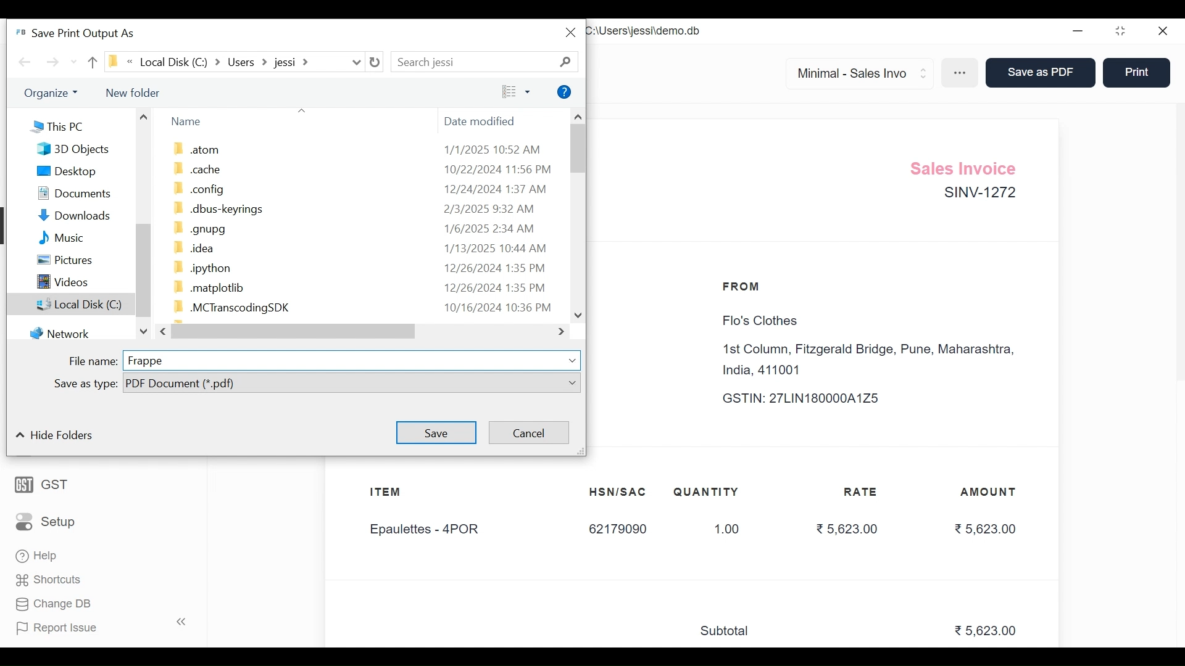  Describe the element at coordinates (56, 92) in the screenshot. I see `` at that location.